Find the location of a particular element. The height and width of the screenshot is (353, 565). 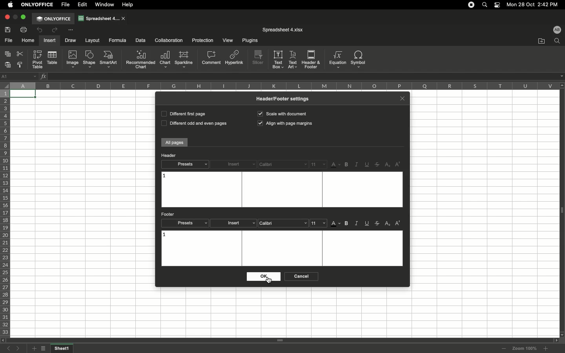

Search is located at coordinates (486, 4).